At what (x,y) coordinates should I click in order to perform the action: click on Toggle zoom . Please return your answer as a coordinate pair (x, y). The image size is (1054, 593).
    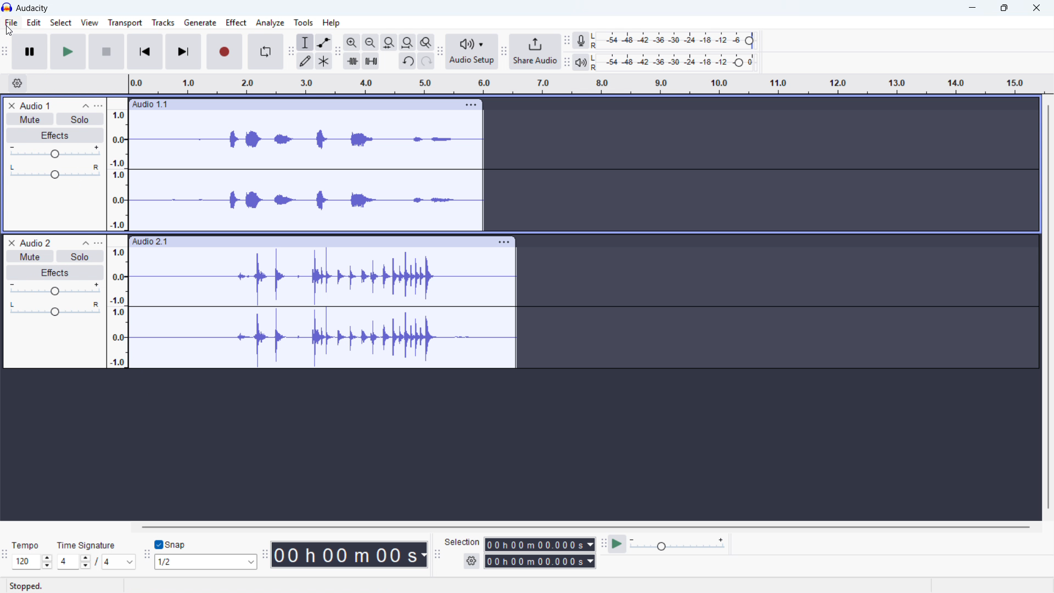
    Looking at the image, I should click on (426, 42).